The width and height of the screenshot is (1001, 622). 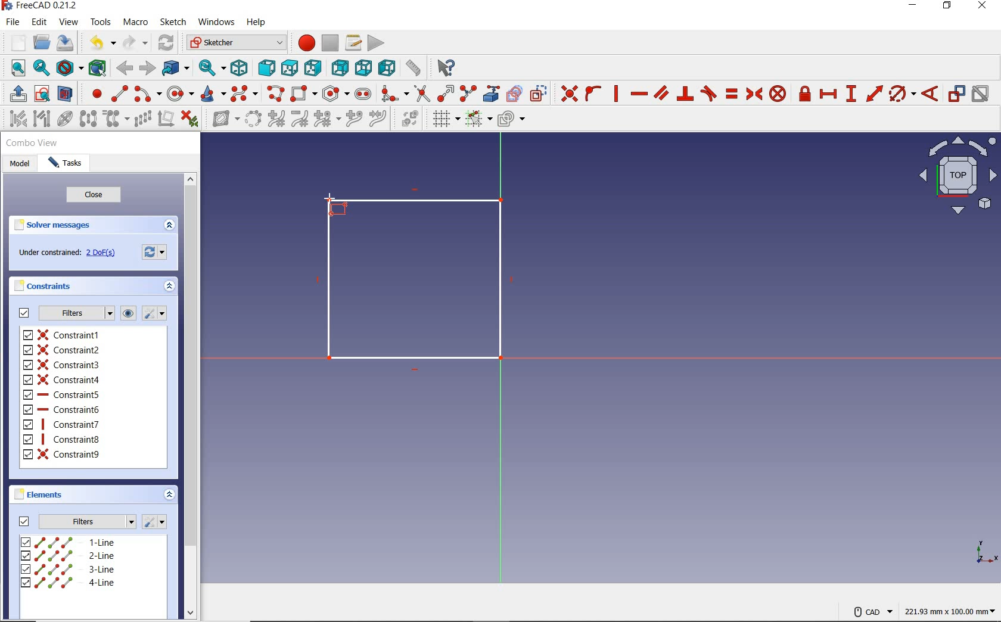 I want to click on Drawn square using the rectangle tool, so click(x=416, y=282).